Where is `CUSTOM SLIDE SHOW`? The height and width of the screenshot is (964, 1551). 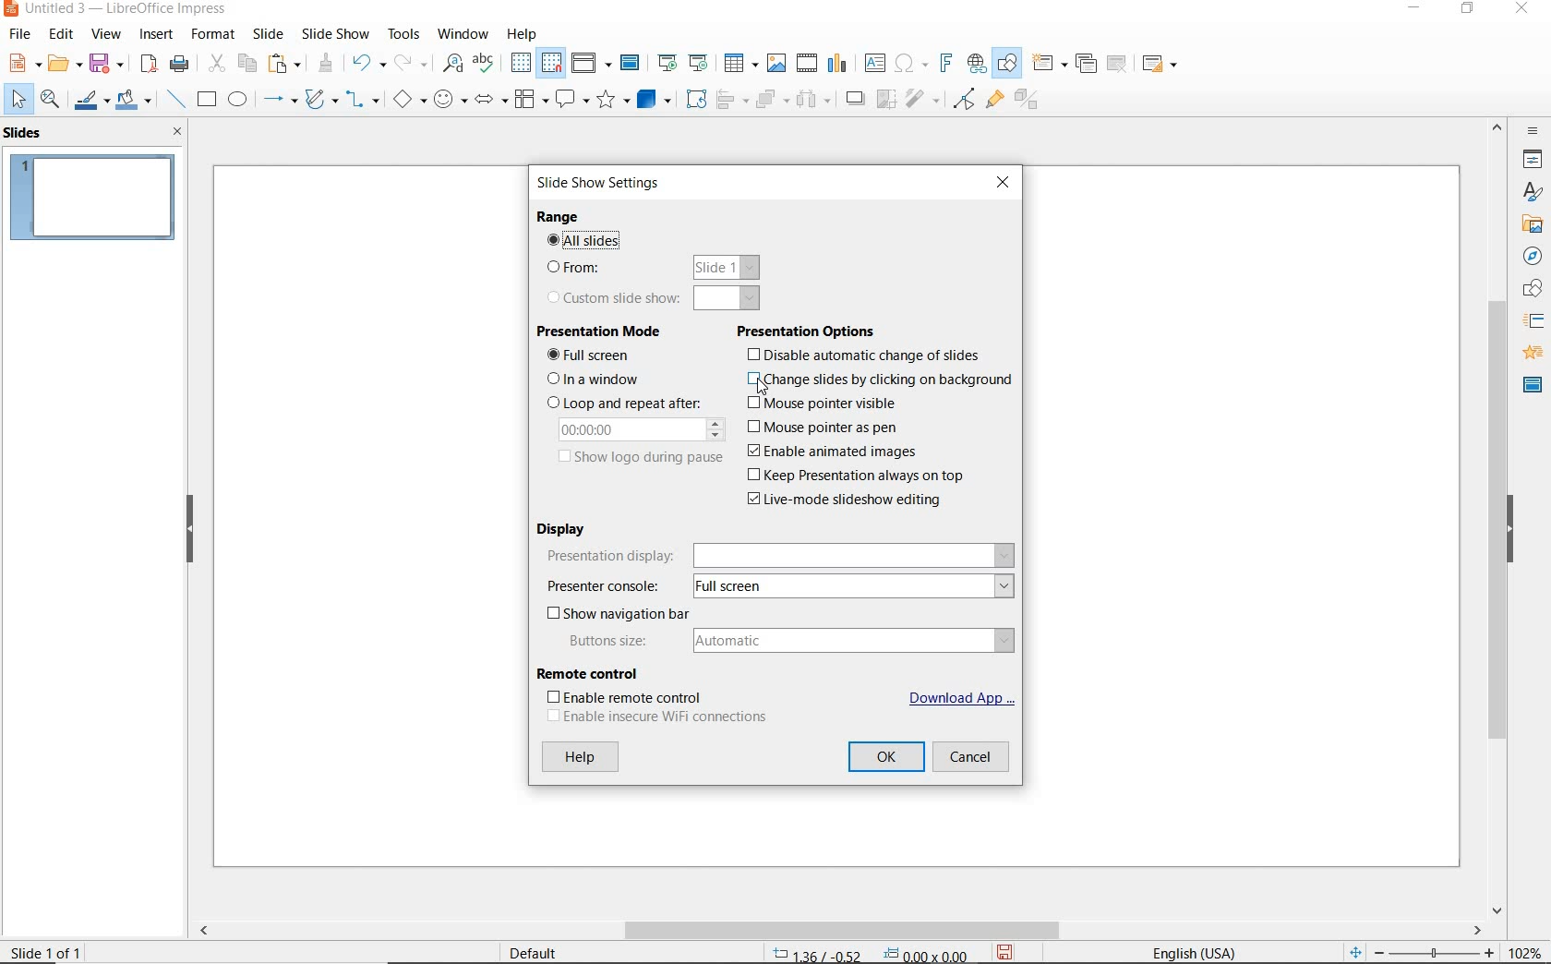
CUSTOM SLIDE SHOW is located at coordinates (652, 299).